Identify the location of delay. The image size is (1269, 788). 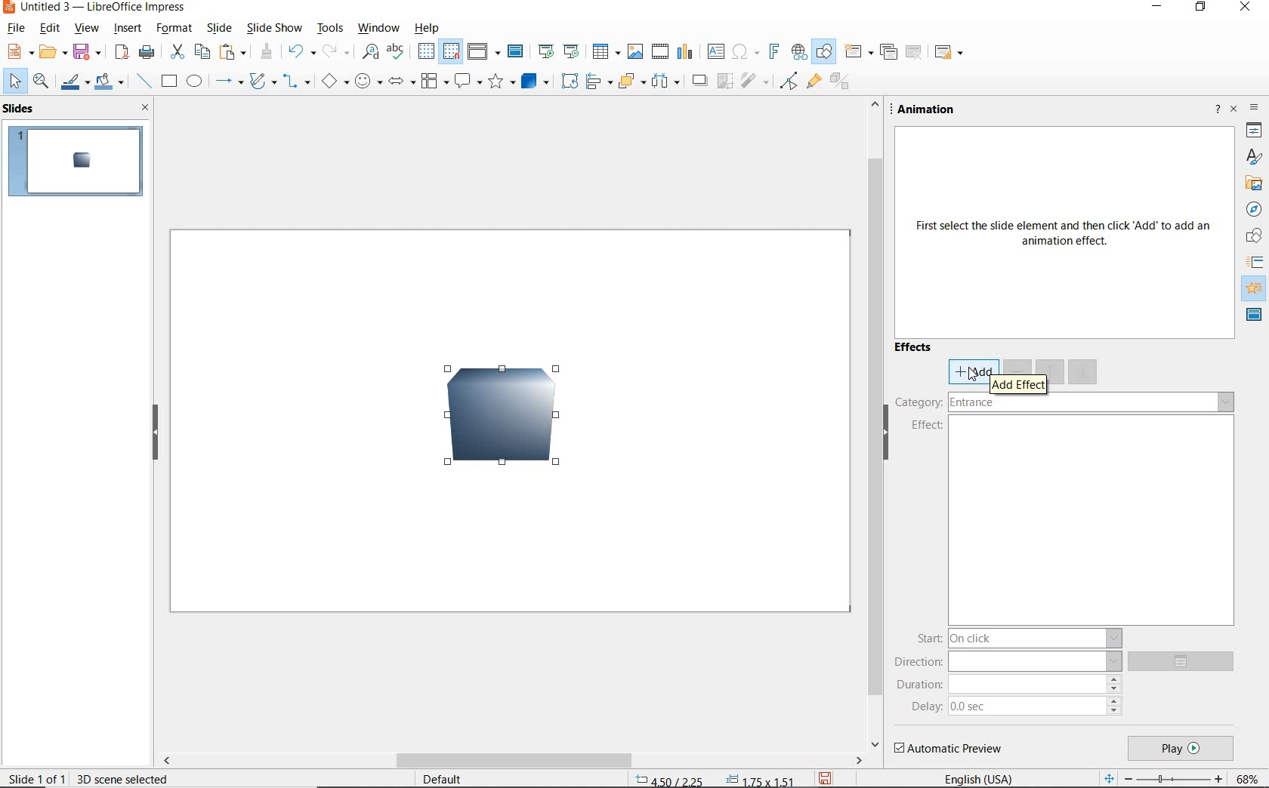
(1016, 706).